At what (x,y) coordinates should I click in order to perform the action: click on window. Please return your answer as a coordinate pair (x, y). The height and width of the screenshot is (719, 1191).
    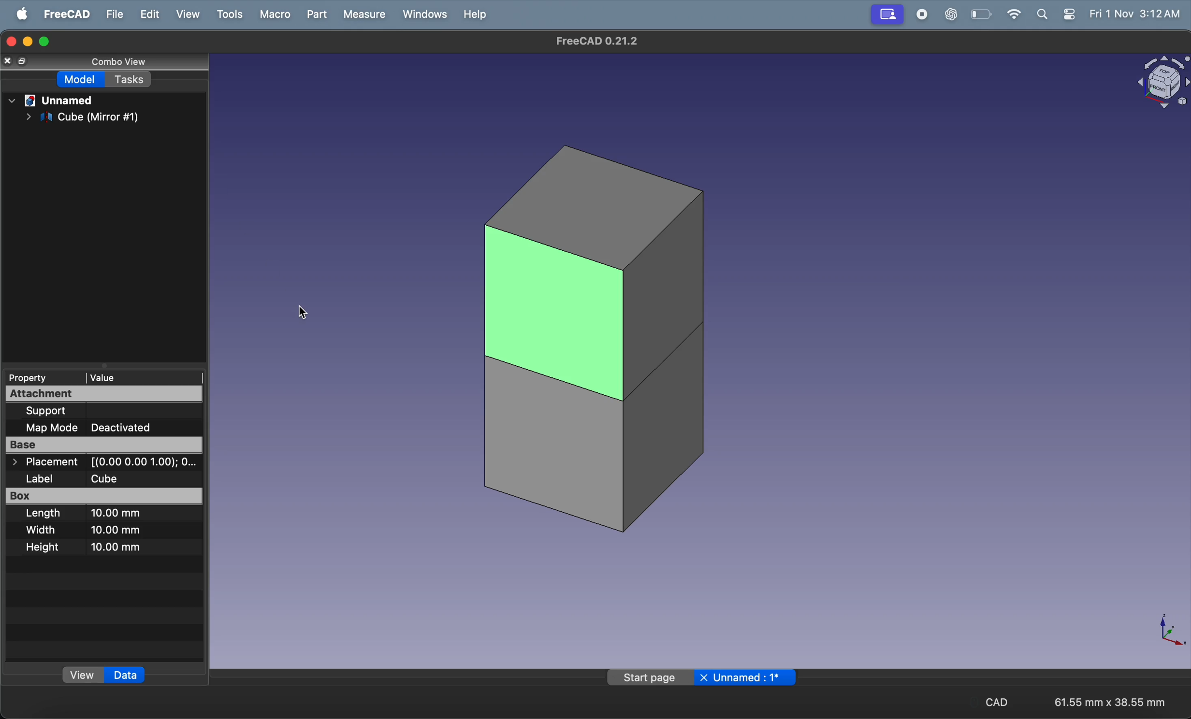
    Looking at the image, I should click on (422, 14).